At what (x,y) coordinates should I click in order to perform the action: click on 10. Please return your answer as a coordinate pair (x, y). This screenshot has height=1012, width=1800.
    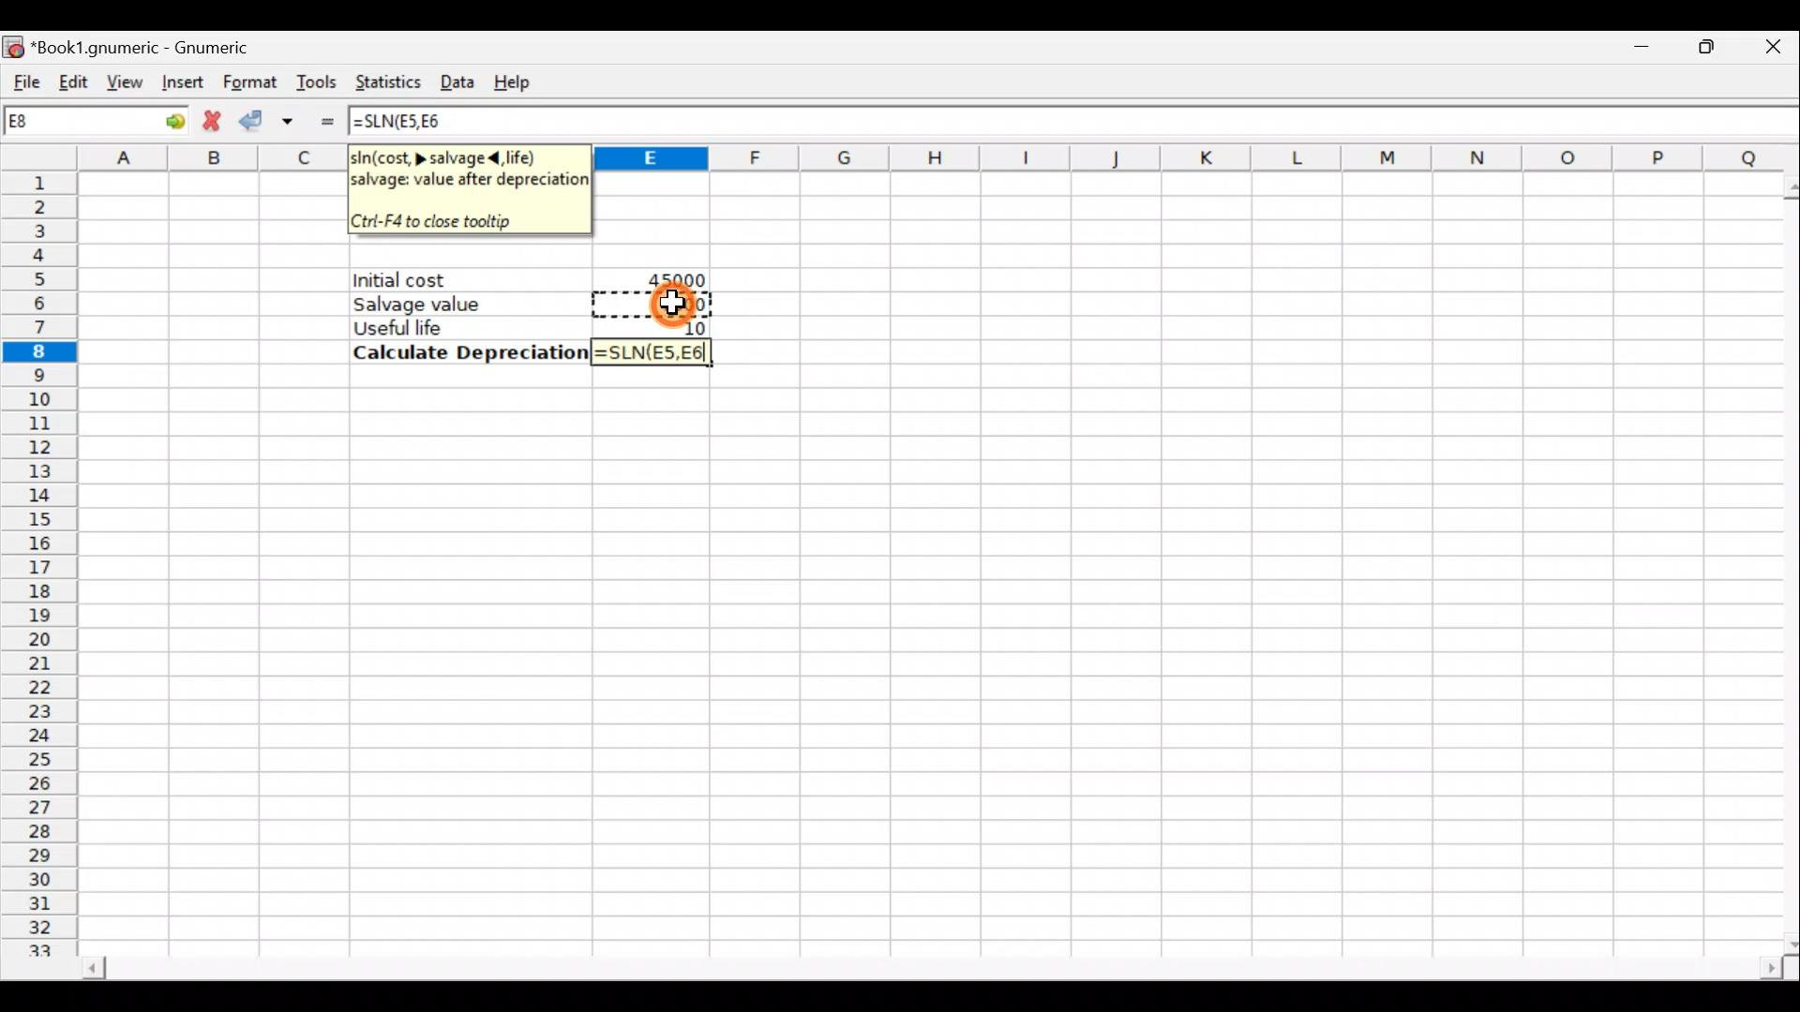
    Looking at the image, I should click on (688, 326).